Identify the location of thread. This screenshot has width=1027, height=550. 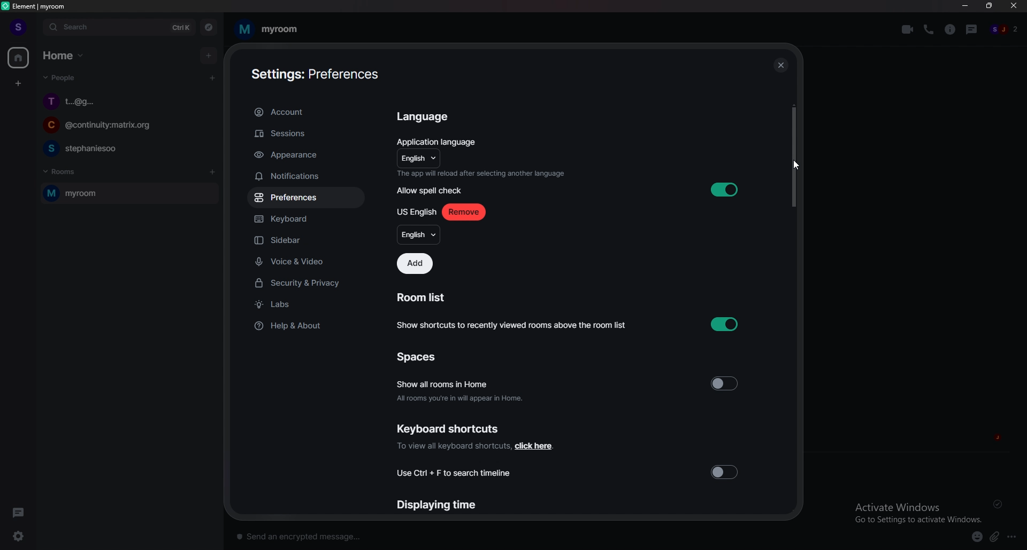
(973, 29).